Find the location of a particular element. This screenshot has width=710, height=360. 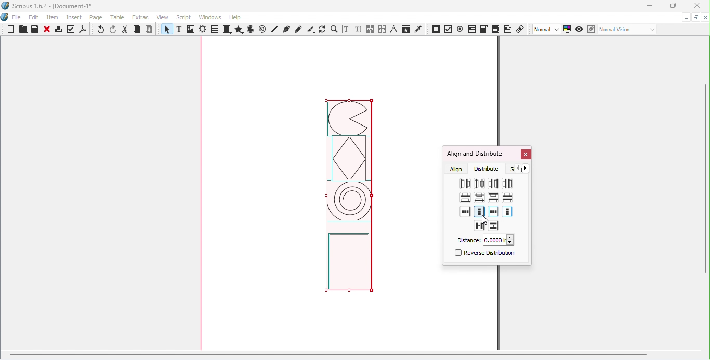

Spiral is located at coordinates (264, 30).